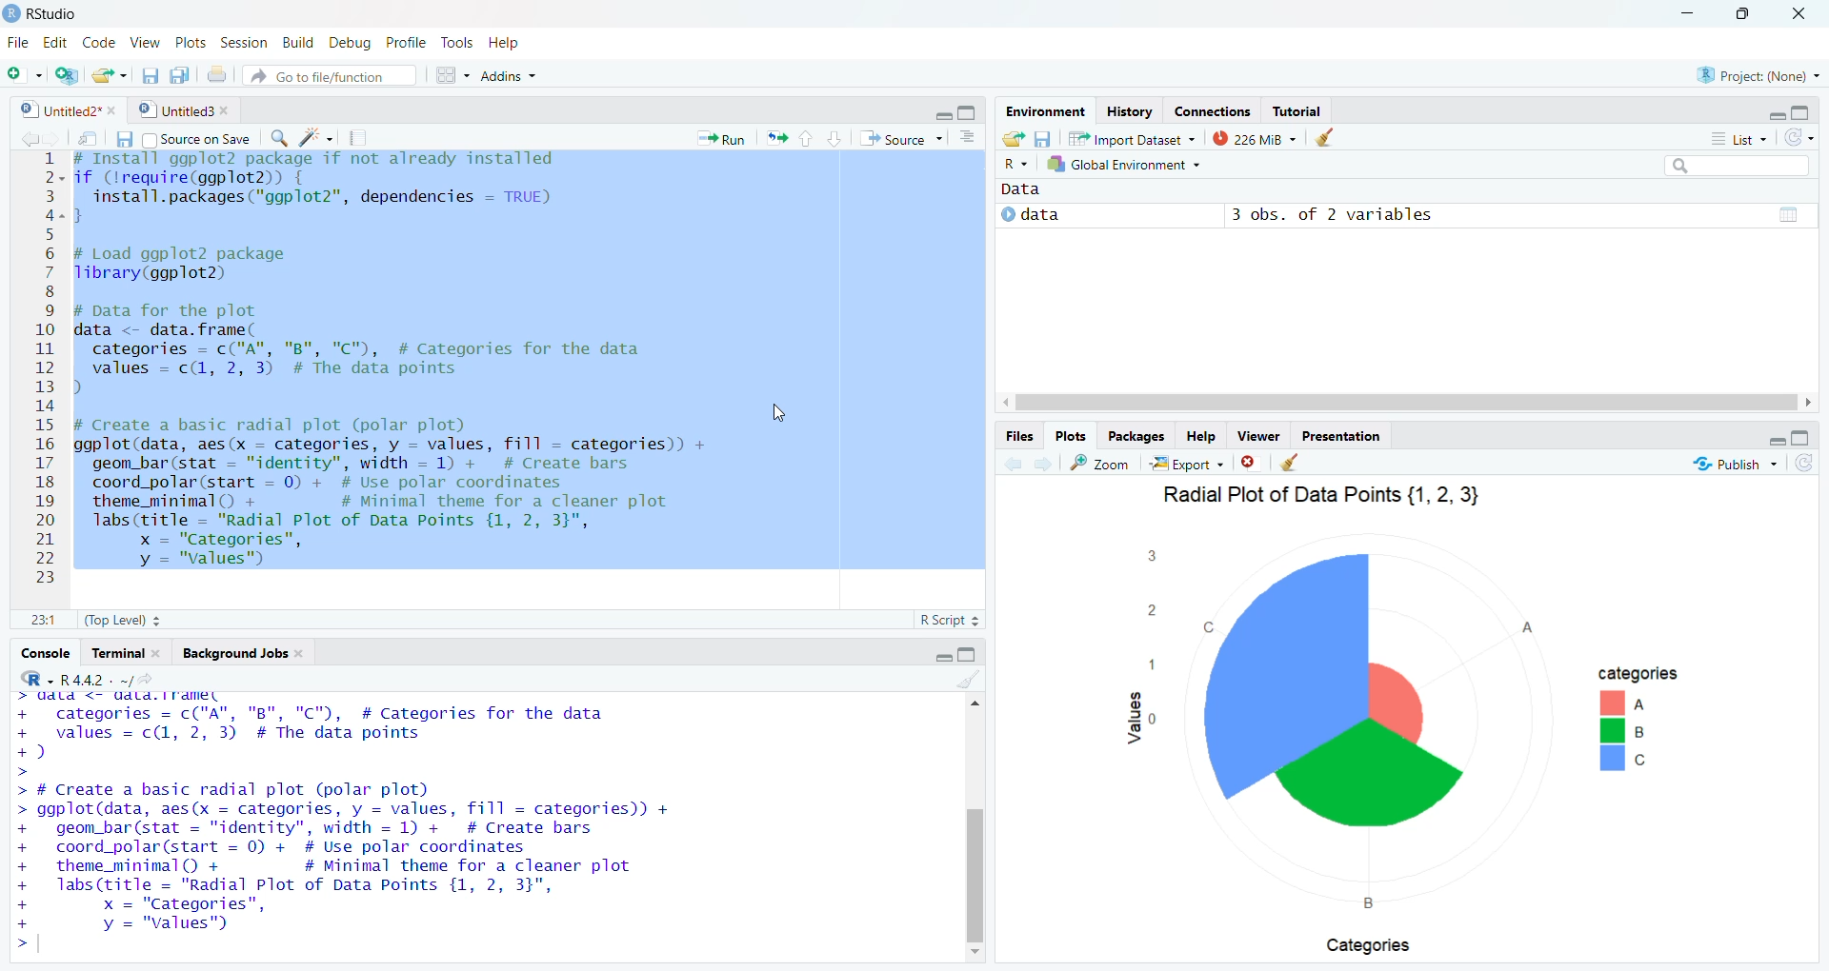  Describe the element at coordinates (1101, 464) in the screenshot. I see `Zoom` at that location.